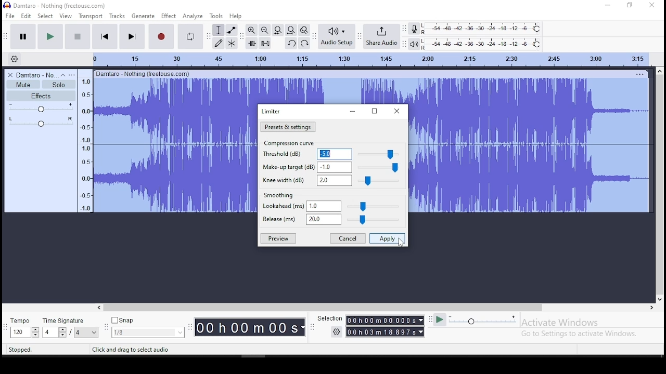 The height and width of the screenshot is (374, 666). What do you see at coordinates (376, 308) in the screenshot?
I see `scroll bar` at bounding box center [376, 308].